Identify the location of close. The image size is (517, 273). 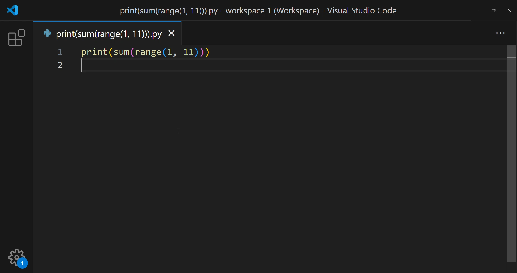
(509, 10).